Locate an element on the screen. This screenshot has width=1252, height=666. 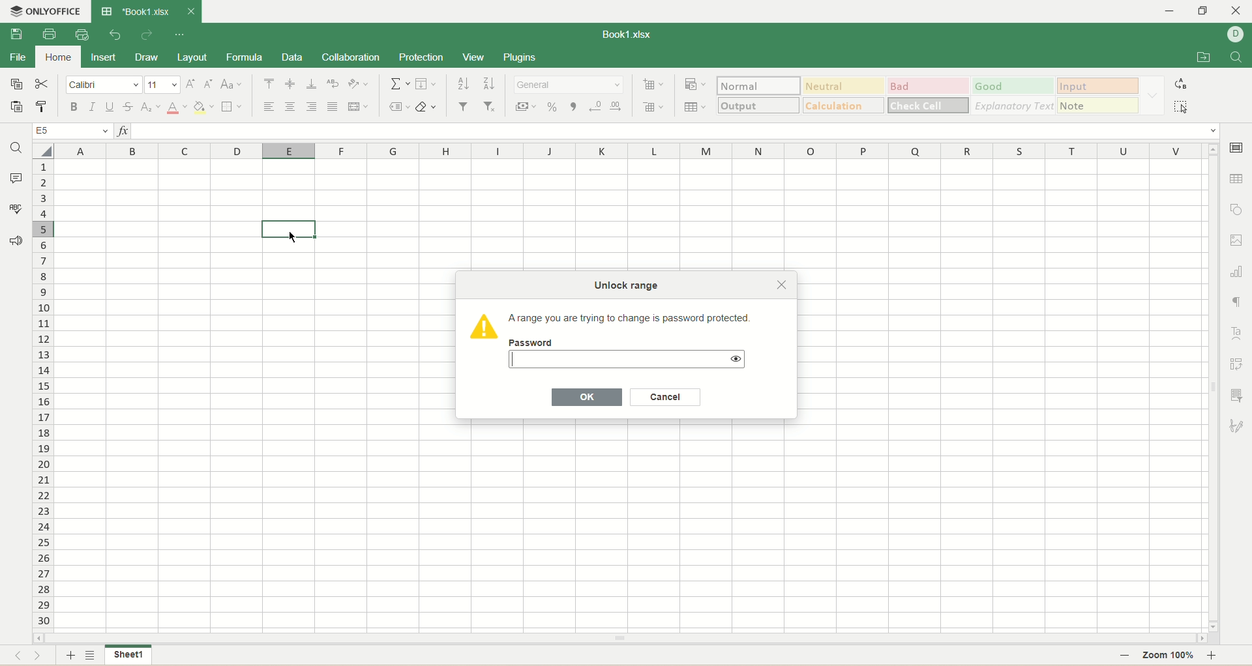
subscript is located at coordinates (153, 108).